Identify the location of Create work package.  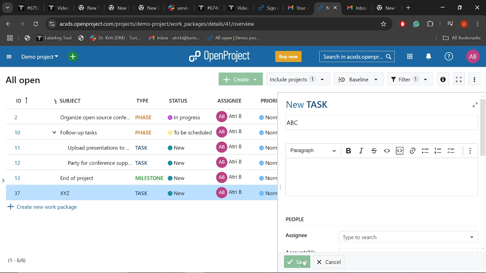
(43, 207).